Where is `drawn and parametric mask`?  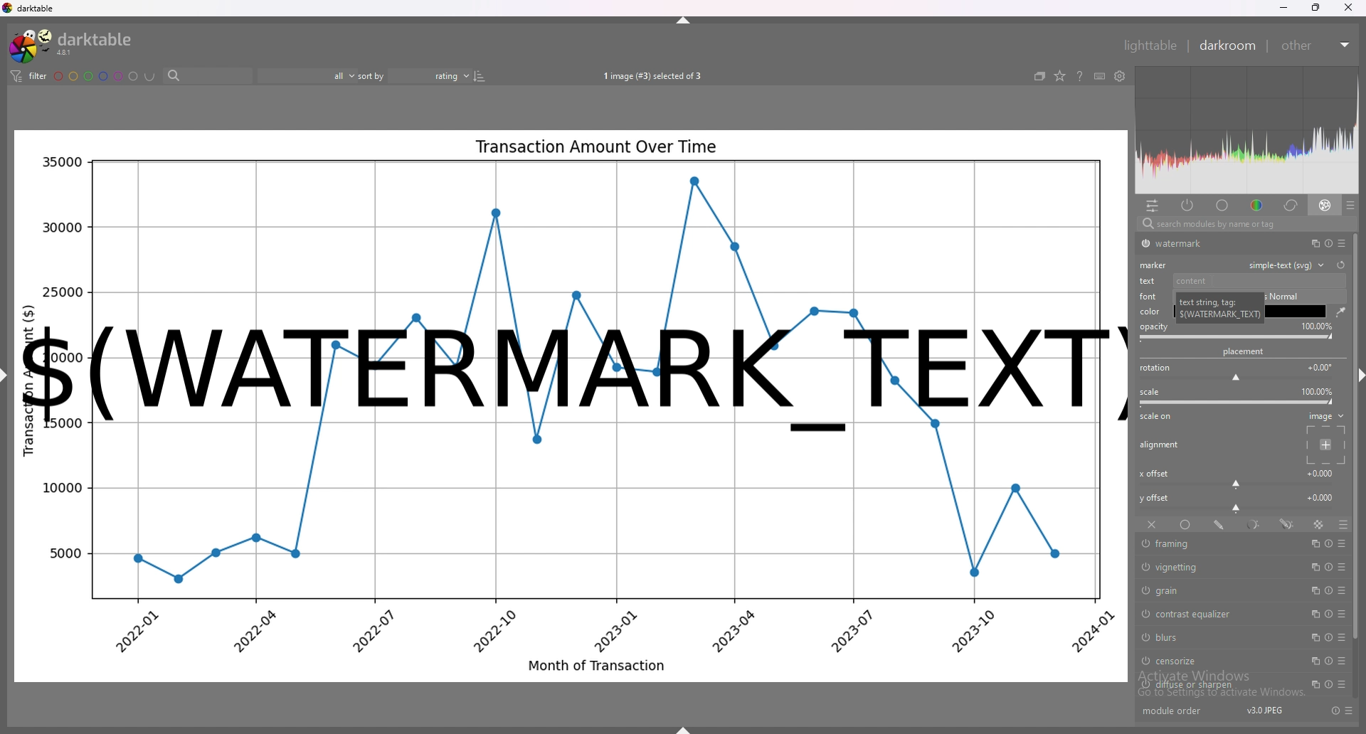 drawn and parametric mask is located at coordinates (1288, 524).